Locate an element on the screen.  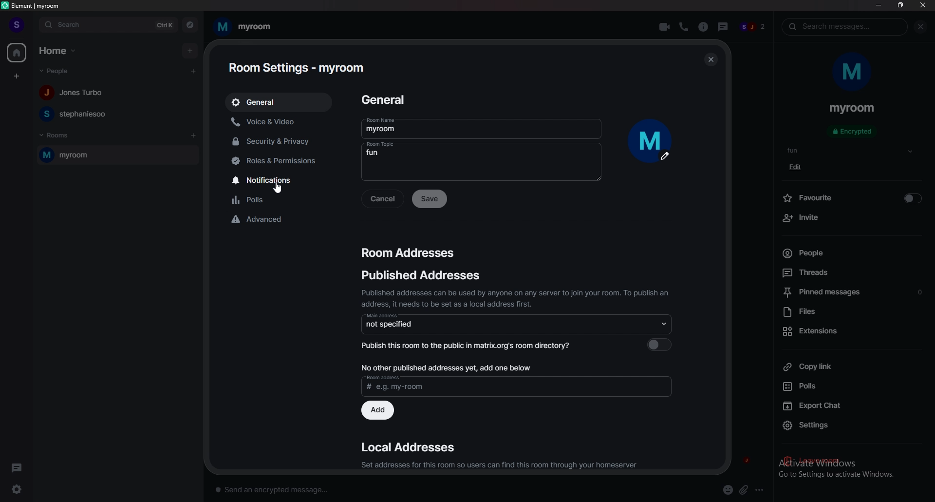
notifications is located at coordinates (285, 180).